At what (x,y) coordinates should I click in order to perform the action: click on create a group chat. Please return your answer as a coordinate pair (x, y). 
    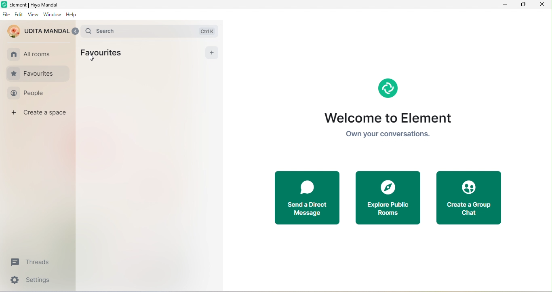
    Looking at the image, I should click on (472, 199).